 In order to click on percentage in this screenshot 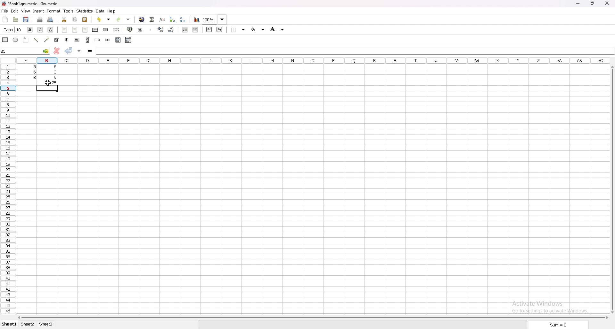, I will do `click(140, 29)`.